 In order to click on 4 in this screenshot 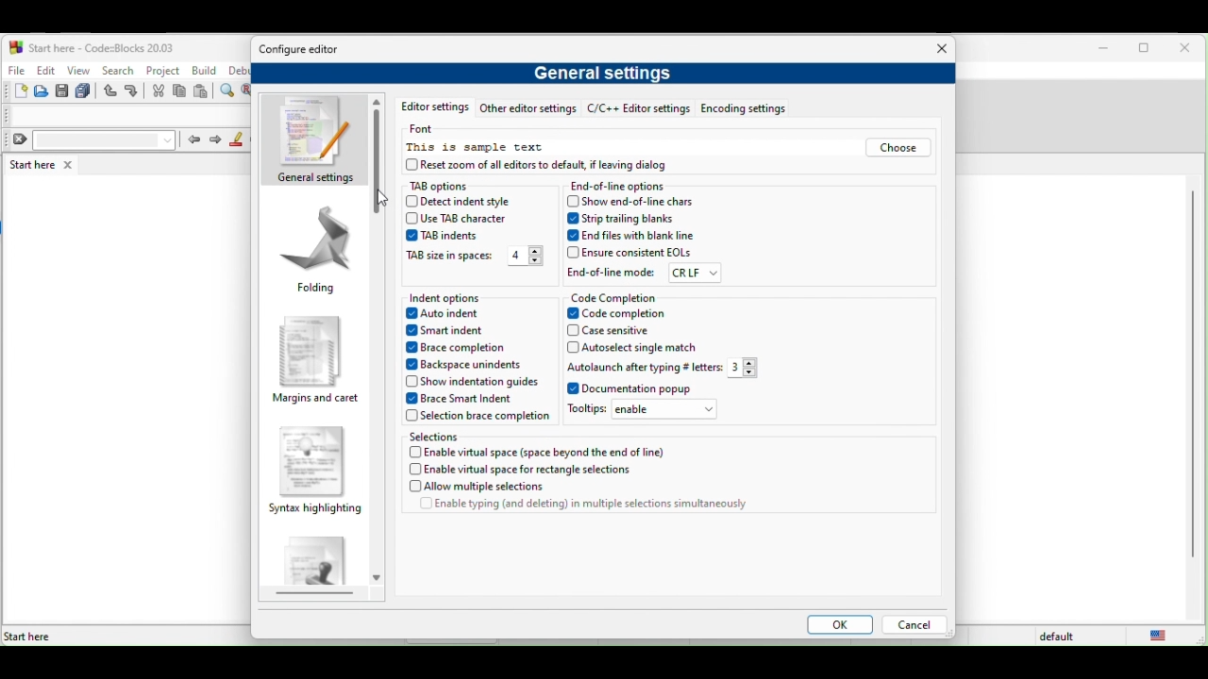, I will do `click(525, 257)`.